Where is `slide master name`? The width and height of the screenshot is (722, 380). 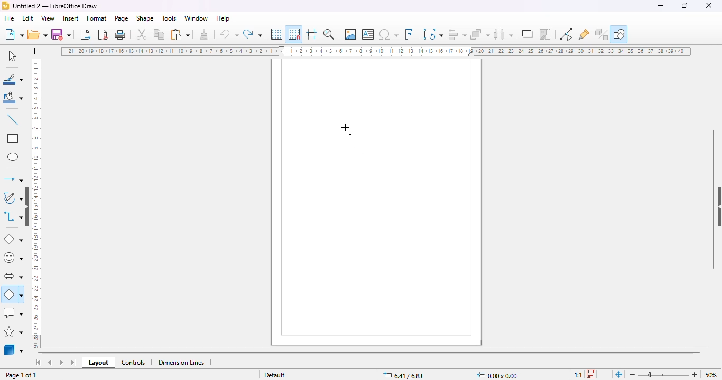 slide master name is located at coordinates (274, 375).